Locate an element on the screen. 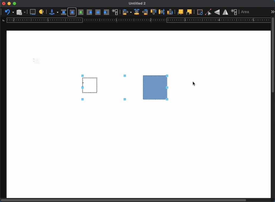 The image size is (275, 202). insert caption is located at coordinates (33, 12).